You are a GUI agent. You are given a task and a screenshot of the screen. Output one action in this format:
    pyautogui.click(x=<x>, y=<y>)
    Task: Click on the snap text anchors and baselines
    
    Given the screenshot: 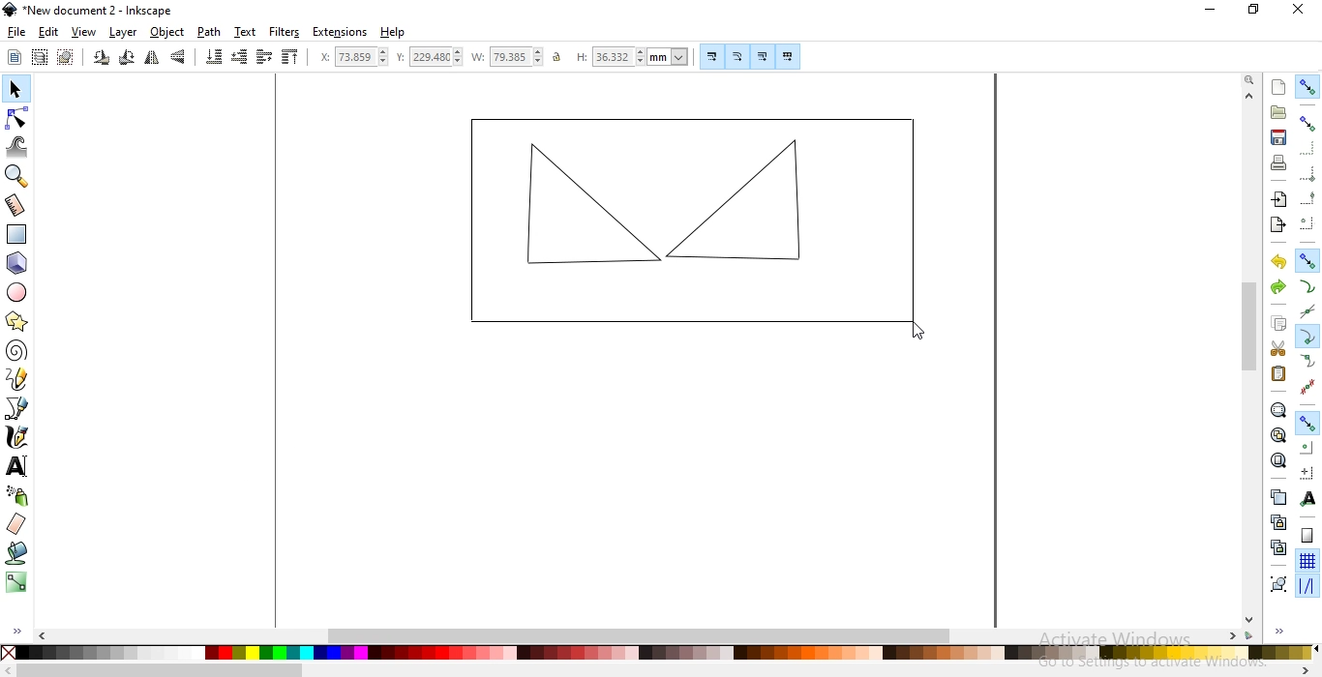 What is the action you would take?
    pyautogui.click(x=1309, y=497)
    